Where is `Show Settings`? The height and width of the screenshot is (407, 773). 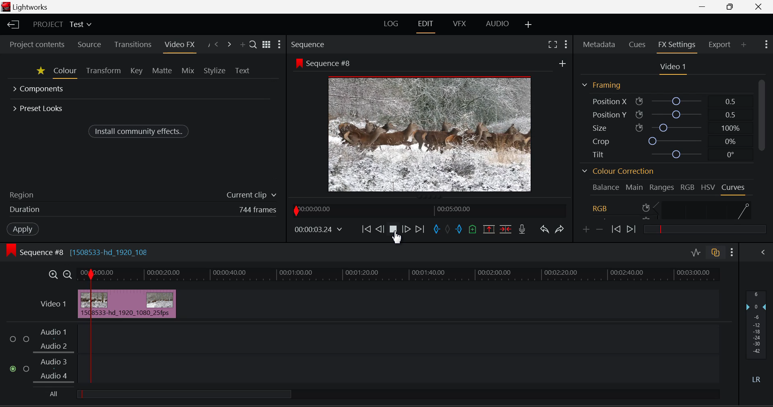
Show Settings is located at coordinates (567, 44).